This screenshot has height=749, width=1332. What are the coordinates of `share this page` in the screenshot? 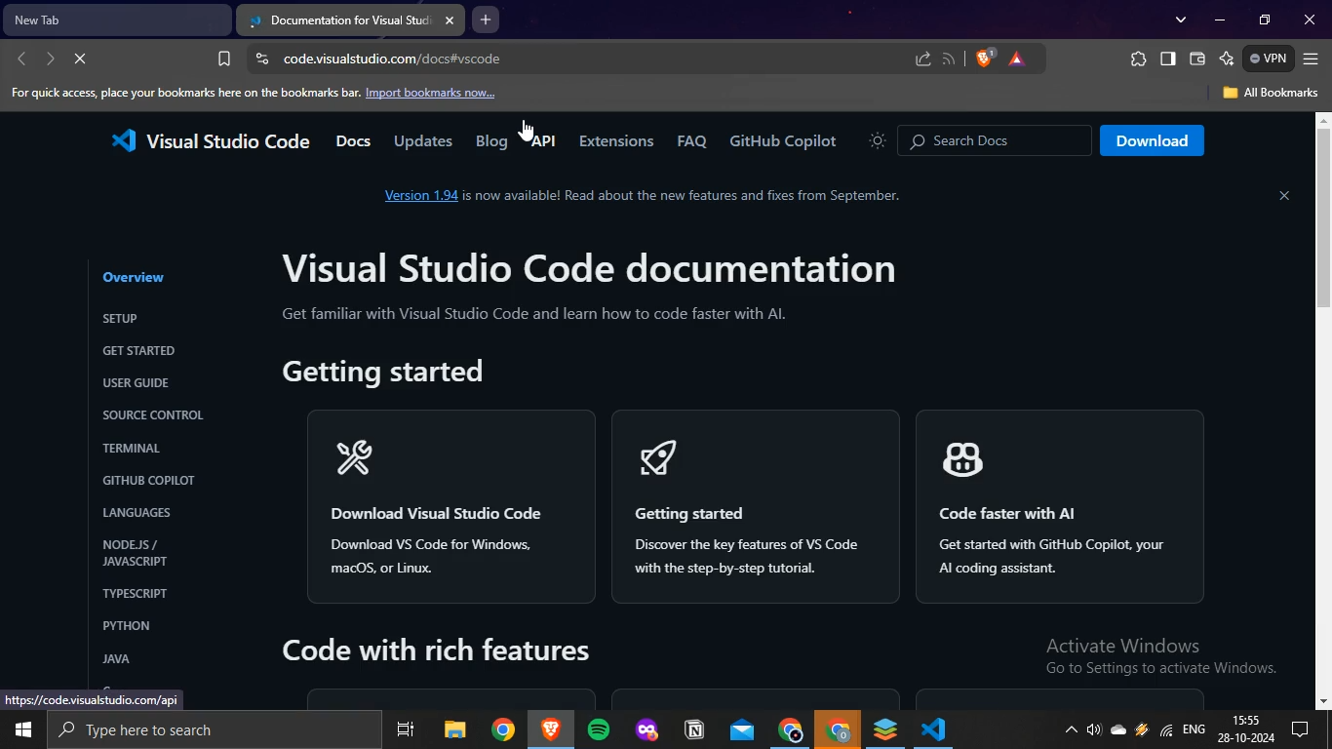 It's located at (923, 59).